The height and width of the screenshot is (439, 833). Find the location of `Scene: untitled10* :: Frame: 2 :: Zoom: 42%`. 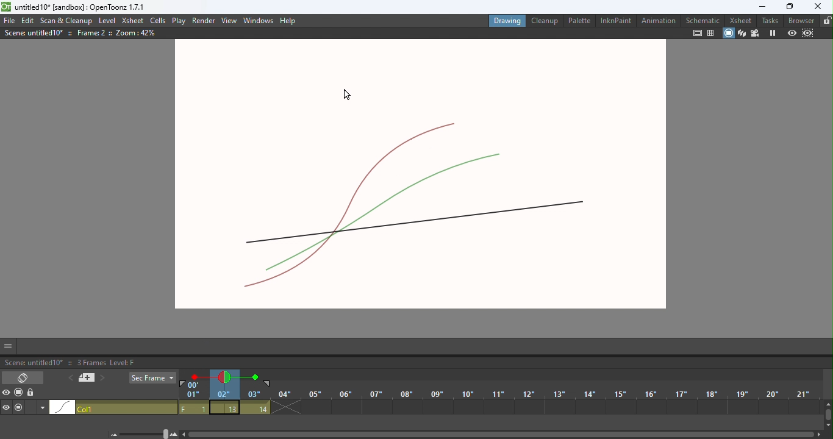

Scene: untitled10* :: Frame: 2 :: Zoom: 42% is located at coordinates (79, 33).